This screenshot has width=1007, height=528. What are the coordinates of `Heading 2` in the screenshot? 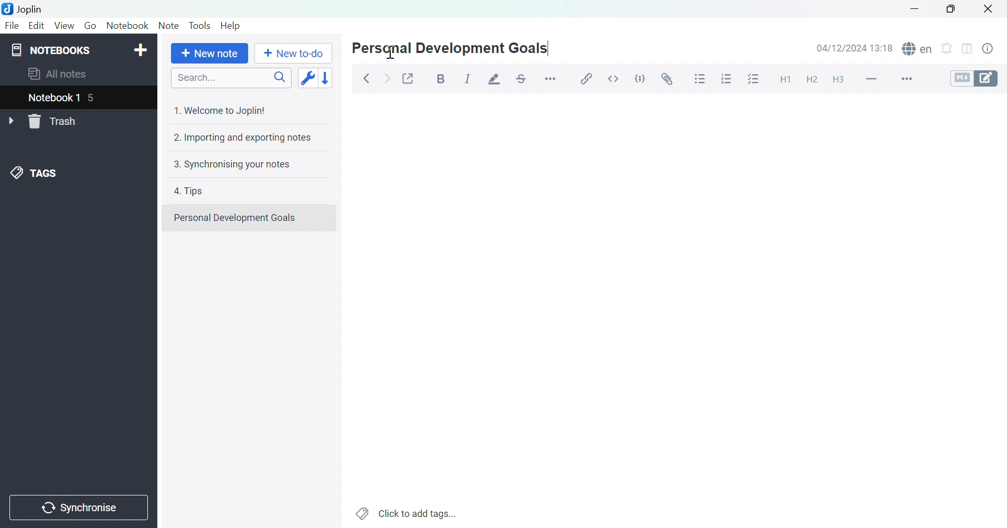 It's located at (811, 81).